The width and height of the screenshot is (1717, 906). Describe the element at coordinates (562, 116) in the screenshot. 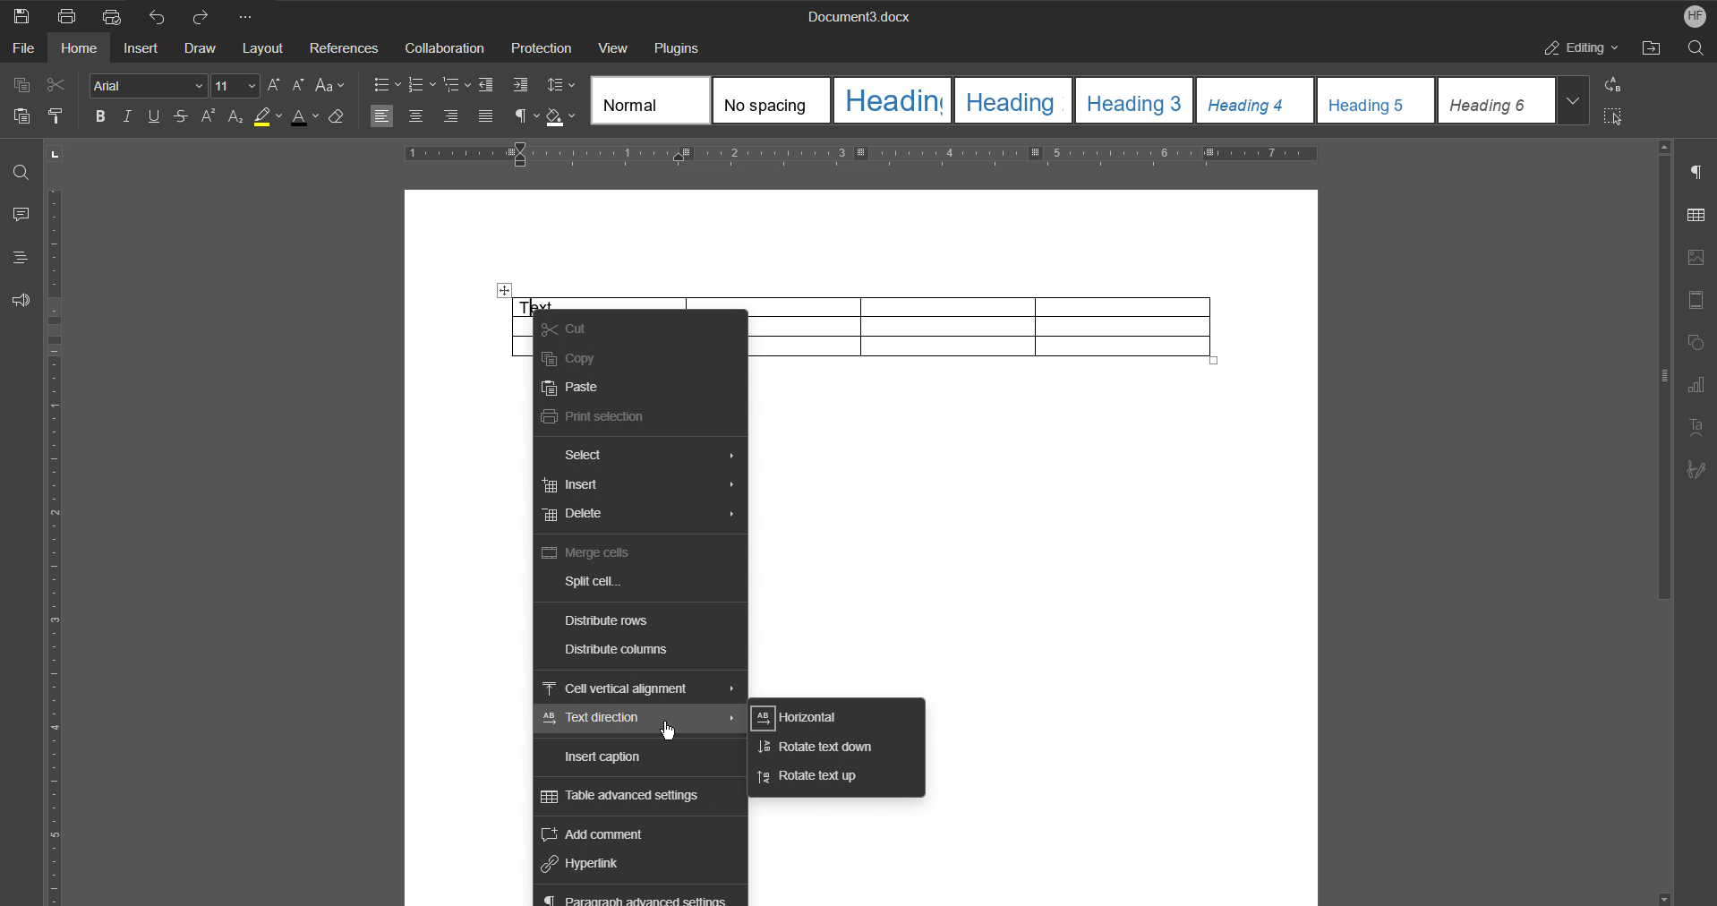

I see `Shadow` at that location.